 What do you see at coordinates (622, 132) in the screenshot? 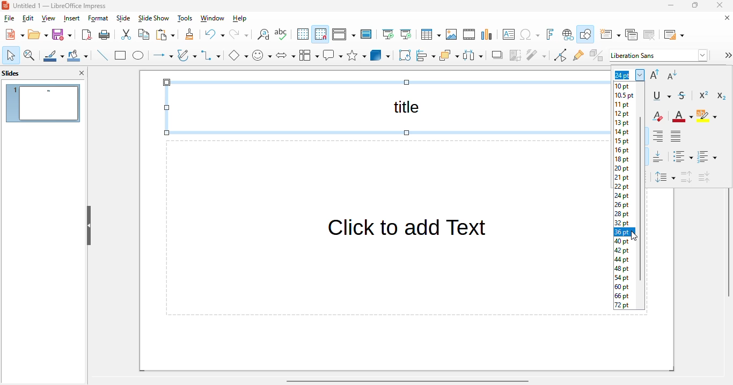
I see `14 pt` at bounding box center [622, 132].